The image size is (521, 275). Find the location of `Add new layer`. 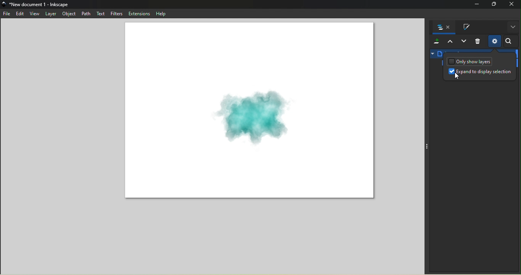

Add new layer is located at coordinates (436, 42).